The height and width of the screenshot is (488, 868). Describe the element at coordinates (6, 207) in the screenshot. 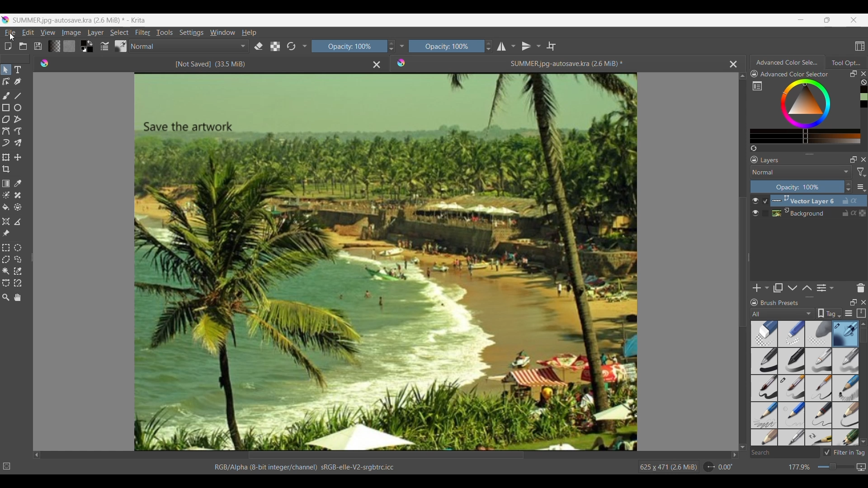

I see `Fill tool` at that location.